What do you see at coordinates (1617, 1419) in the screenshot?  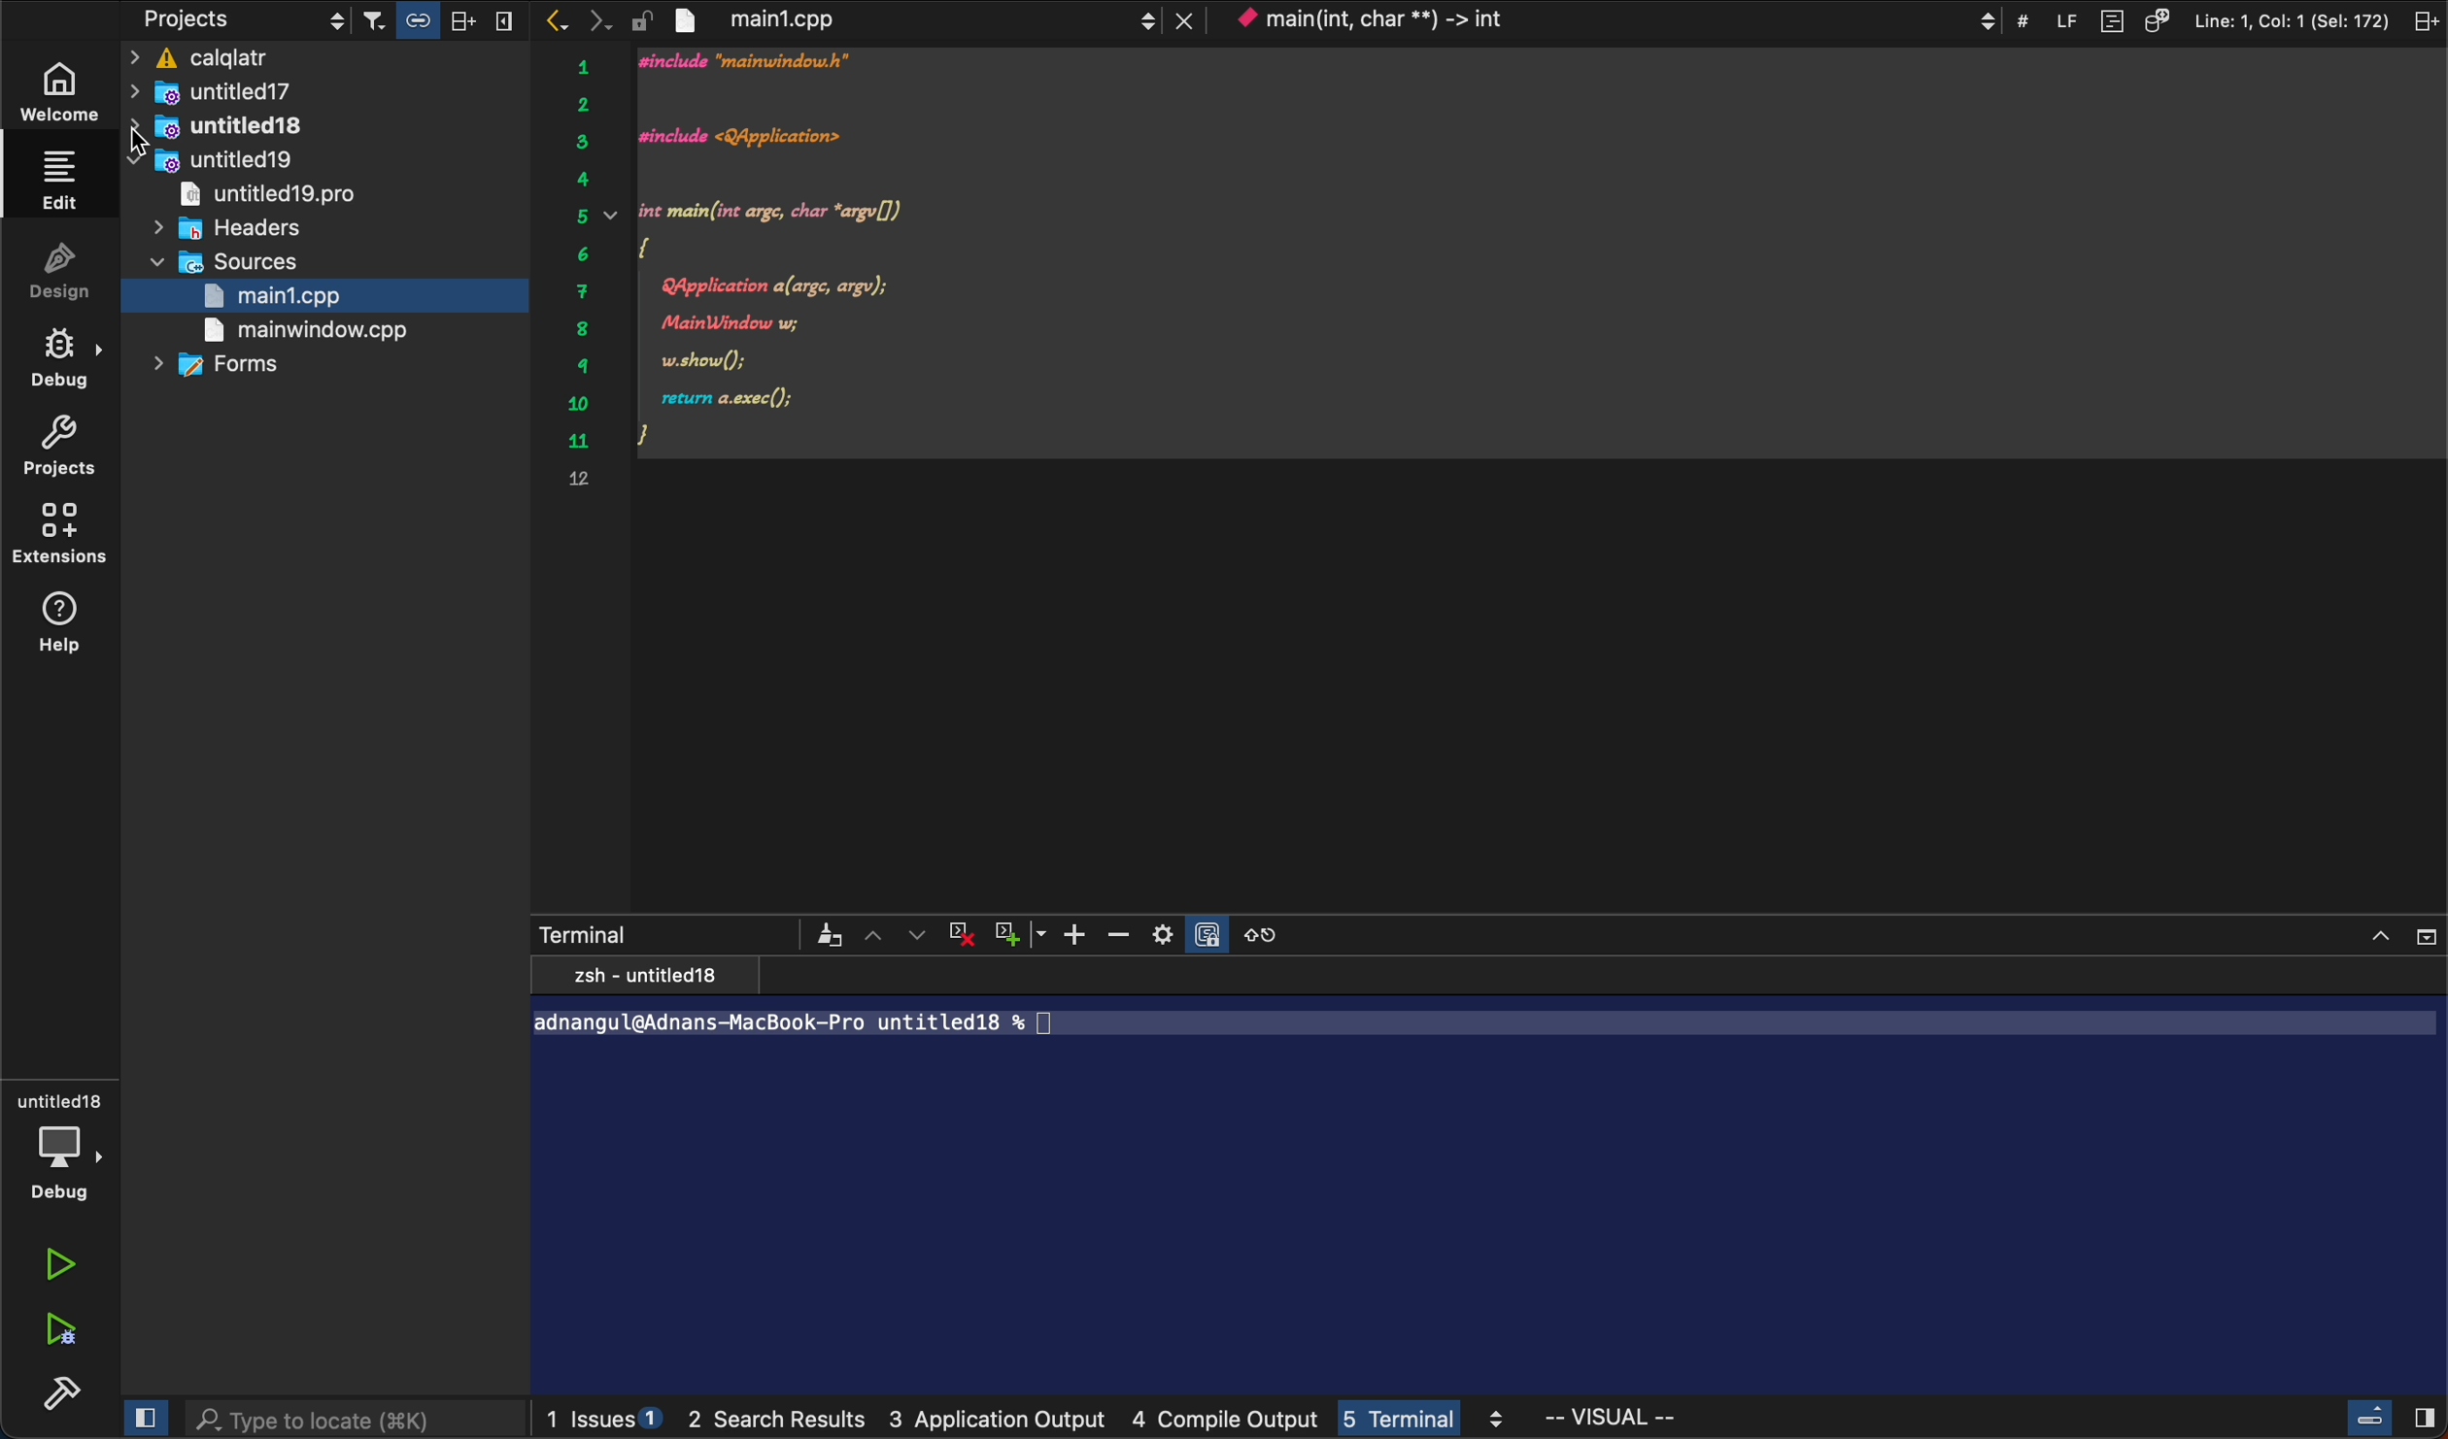 I see `visual` at bounding box center [1617, 1419].